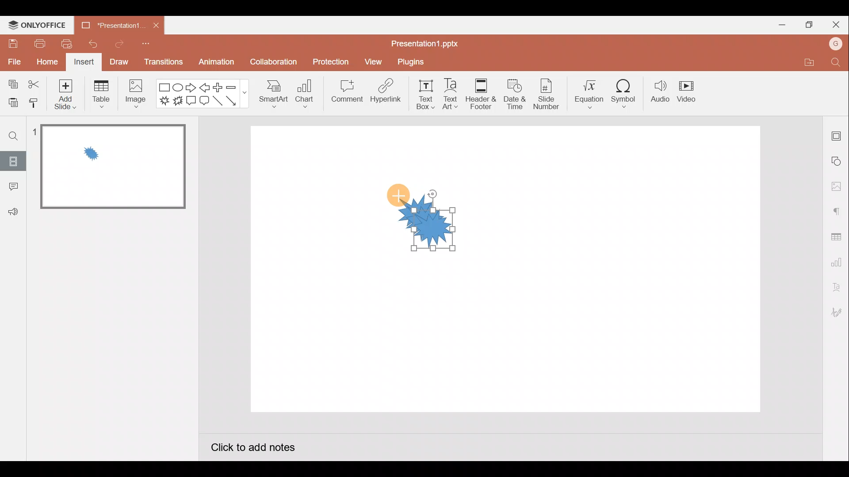  Describe the element at coordinates (138, 95) in the screenshot. I see `Image` at that location.